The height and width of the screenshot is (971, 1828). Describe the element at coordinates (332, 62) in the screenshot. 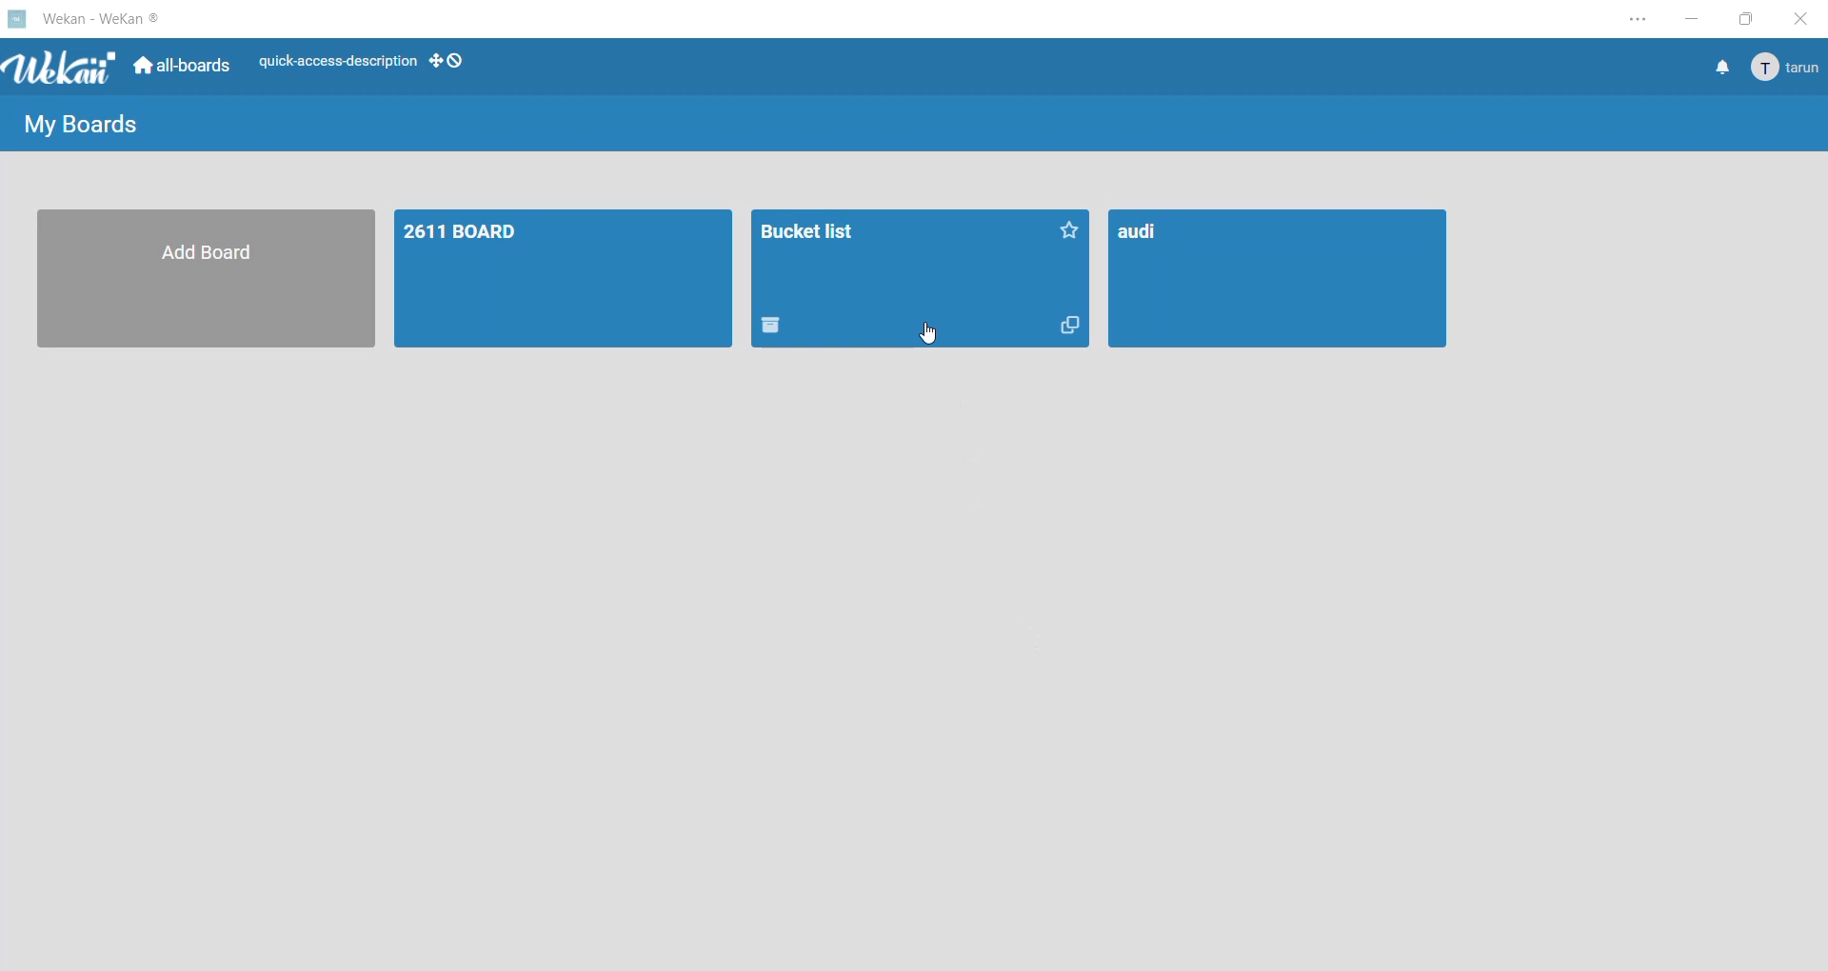

I see `quick-access-description` at that location.